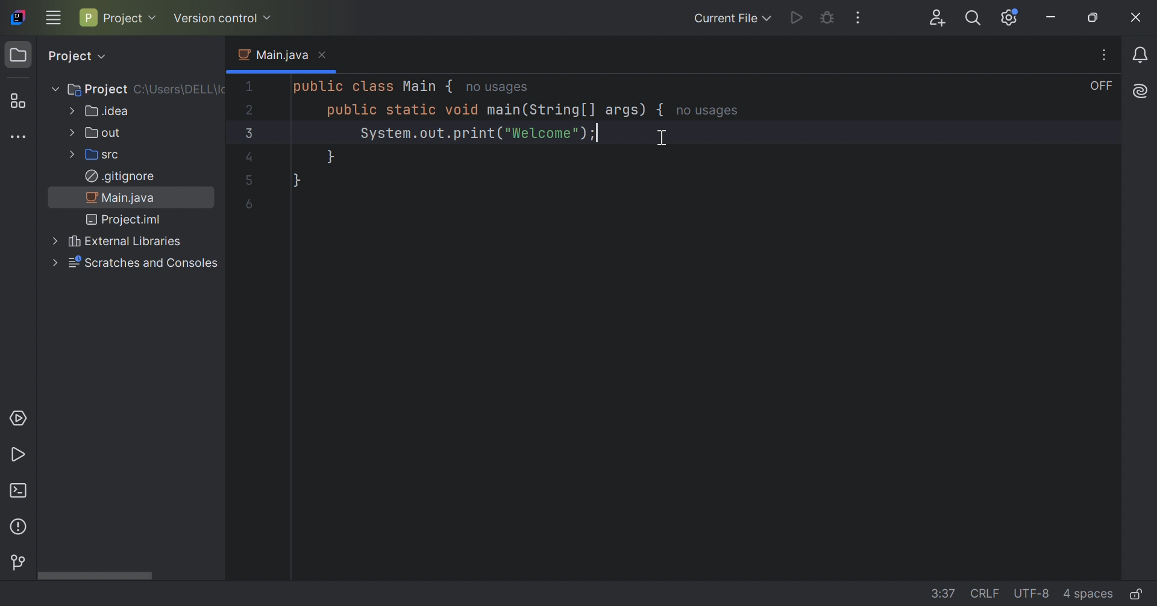 The image size is (1157, 606). Describe the element at coordinates (369, 87) in the screenshot. I see `public class Main {` at that location.